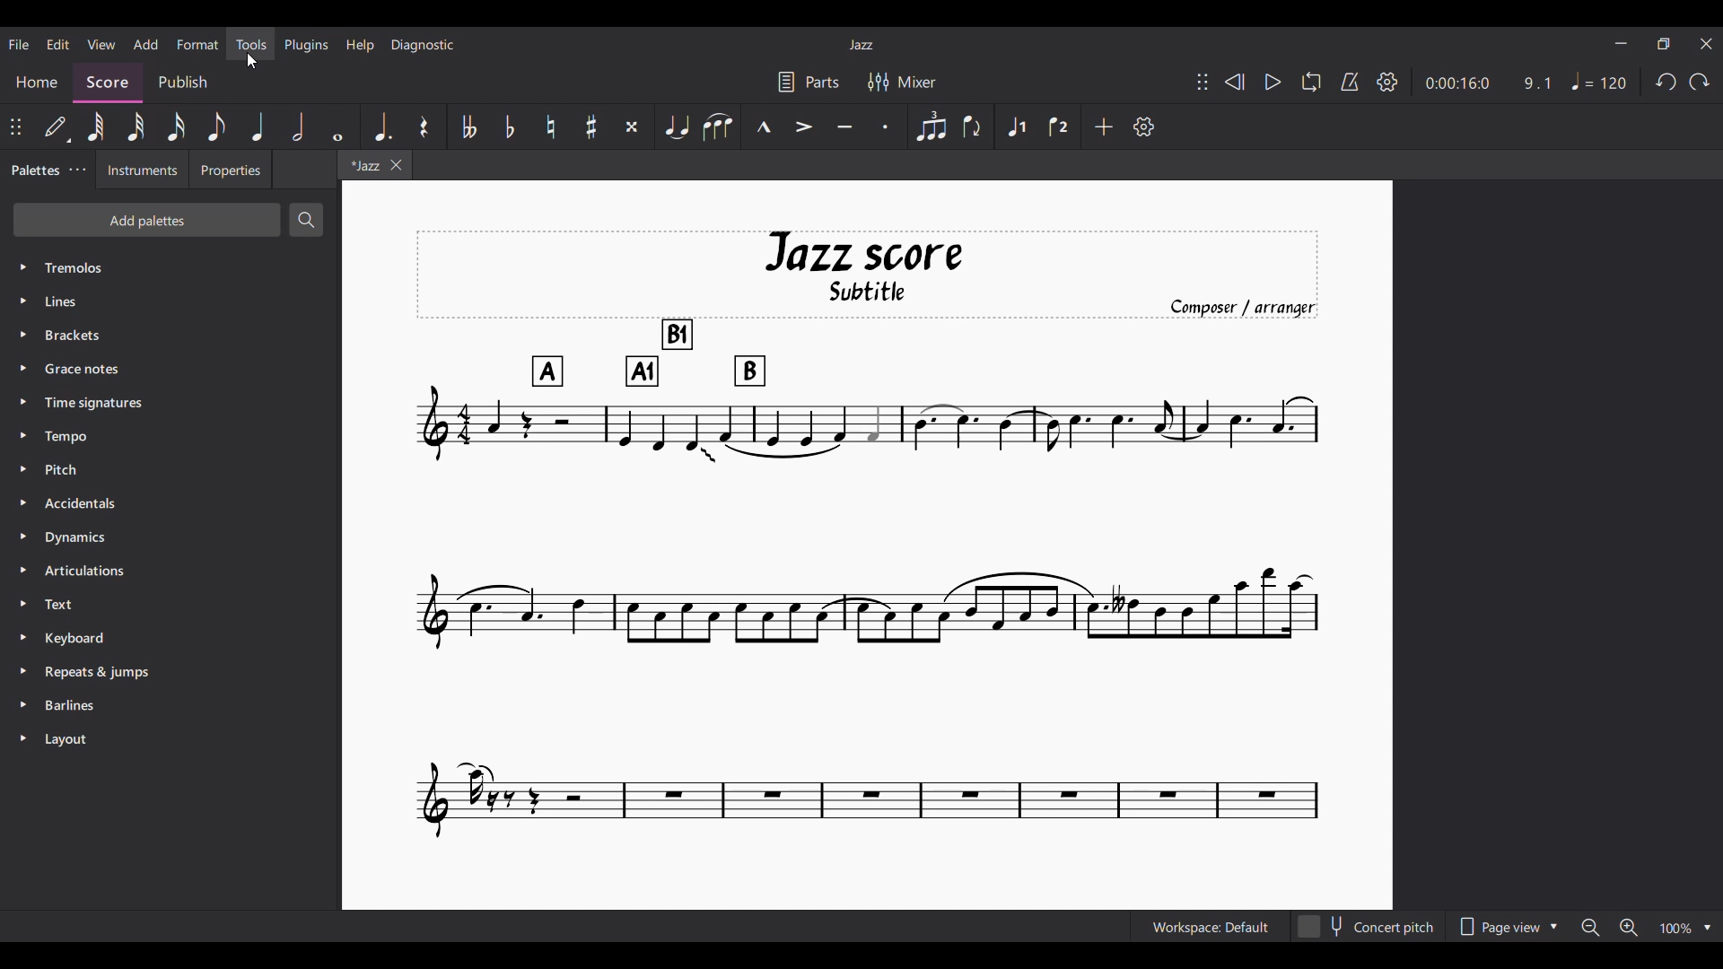 The height and width of the screenshot is (969, 1723). I want to click on Palette settings, so click(77, 170).